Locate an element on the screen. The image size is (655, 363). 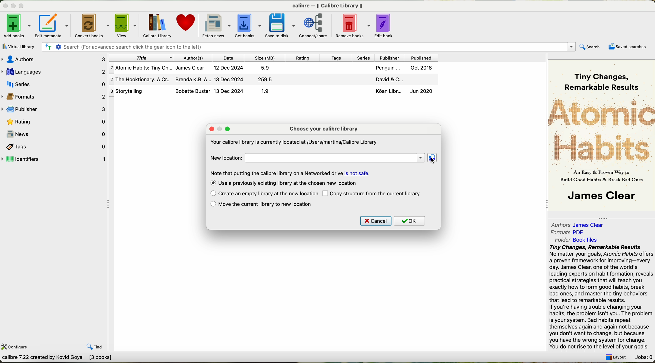
Penguin ... Oct 2018 is located at coordinates (404, 68).